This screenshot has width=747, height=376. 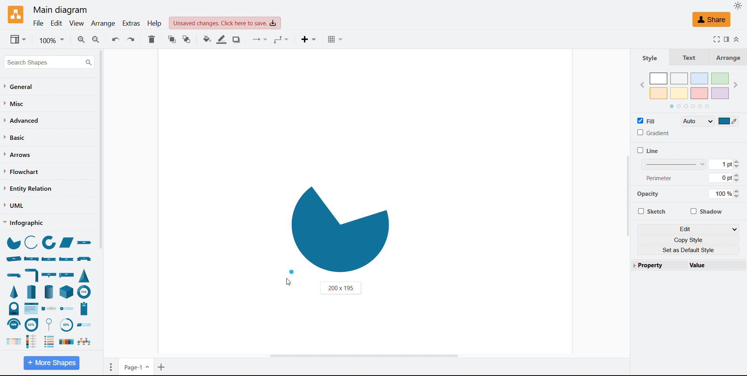 I want to click on pie, so click(x=13, y=242).